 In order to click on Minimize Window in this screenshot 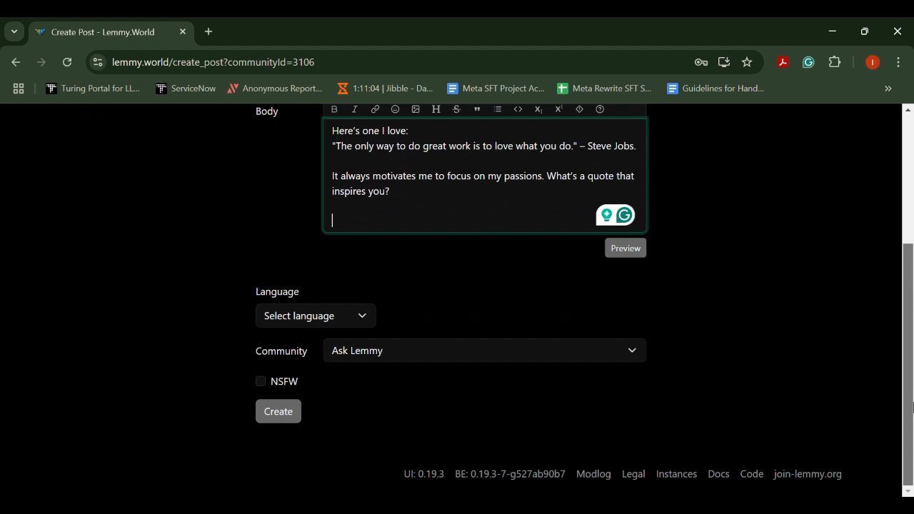, I will do `click(867, 31)`.